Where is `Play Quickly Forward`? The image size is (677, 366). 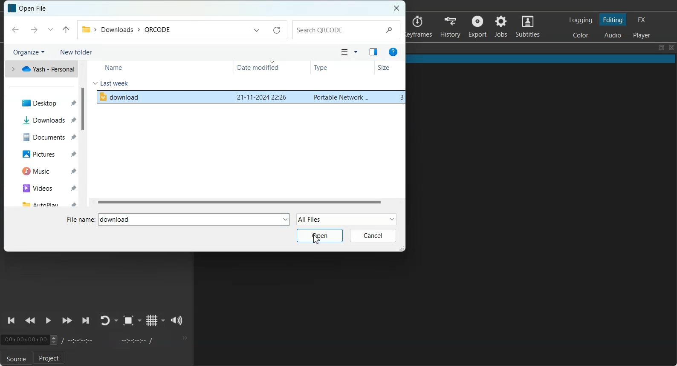 Play Quickly Forward is located at coordinates (67, 321).